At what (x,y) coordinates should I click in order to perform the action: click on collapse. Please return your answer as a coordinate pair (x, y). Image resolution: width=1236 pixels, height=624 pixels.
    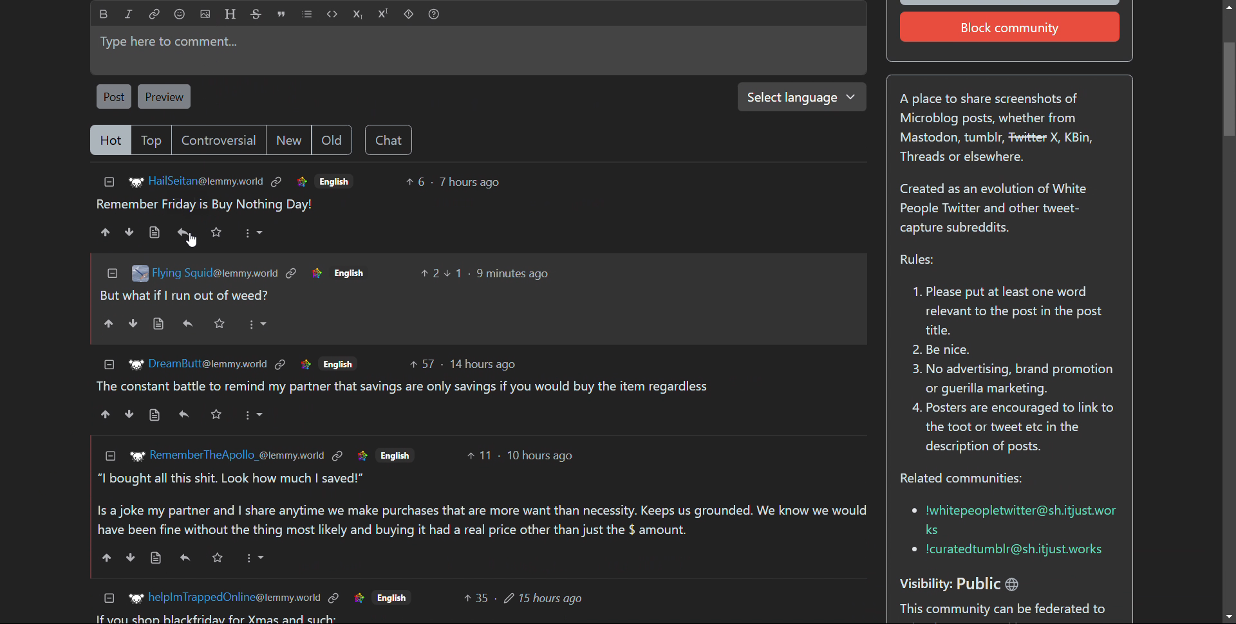
    Looking at the image, I should click on (109, 598).